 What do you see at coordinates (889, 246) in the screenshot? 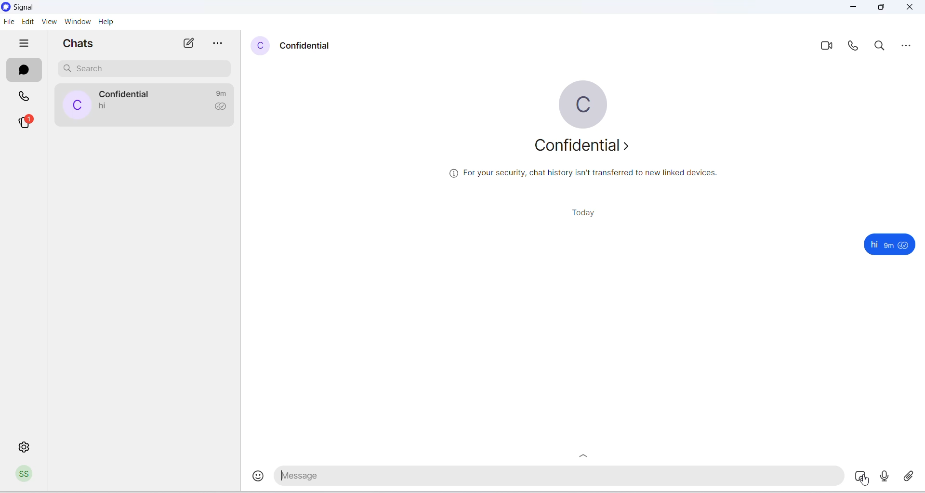
I see `9 m` at bounding box center [889, 246].